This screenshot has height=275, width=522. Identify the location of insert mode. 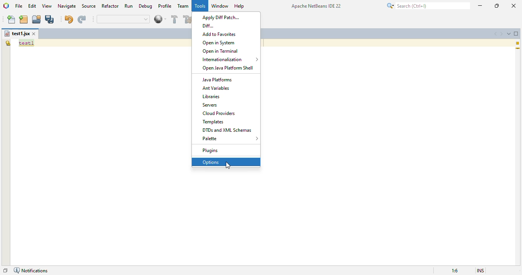
(481, 271).